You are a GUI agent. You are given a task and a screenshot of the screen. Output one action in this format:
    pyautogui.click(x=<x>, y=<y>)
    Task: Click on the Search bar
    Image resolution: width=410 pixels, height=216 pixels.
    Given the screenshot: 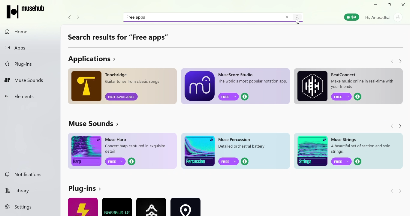 What is the action you would take?
    pyautogui.click(x=215, y=17)
    